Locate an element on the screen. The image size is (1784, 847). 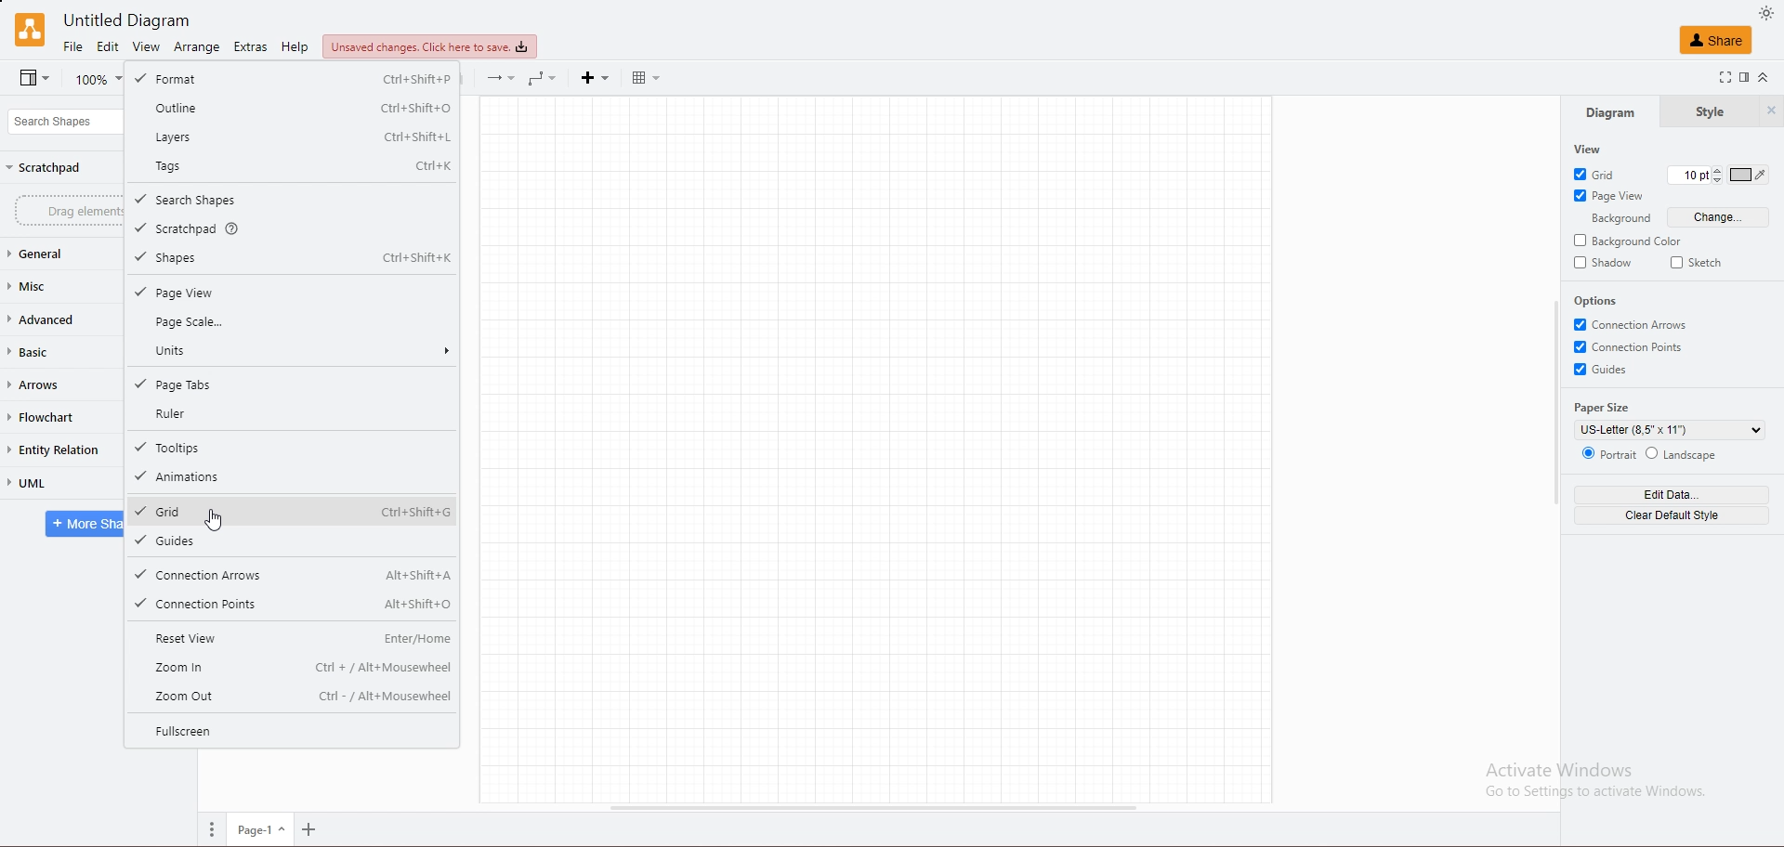
share is located at coordinates (1715, 41).